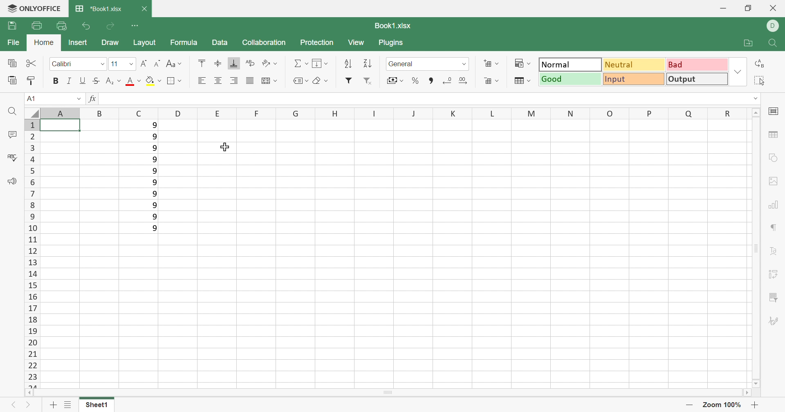  Describe the element at coordinates (269, 62) in the screenshot. I see `Orientation` at that location.